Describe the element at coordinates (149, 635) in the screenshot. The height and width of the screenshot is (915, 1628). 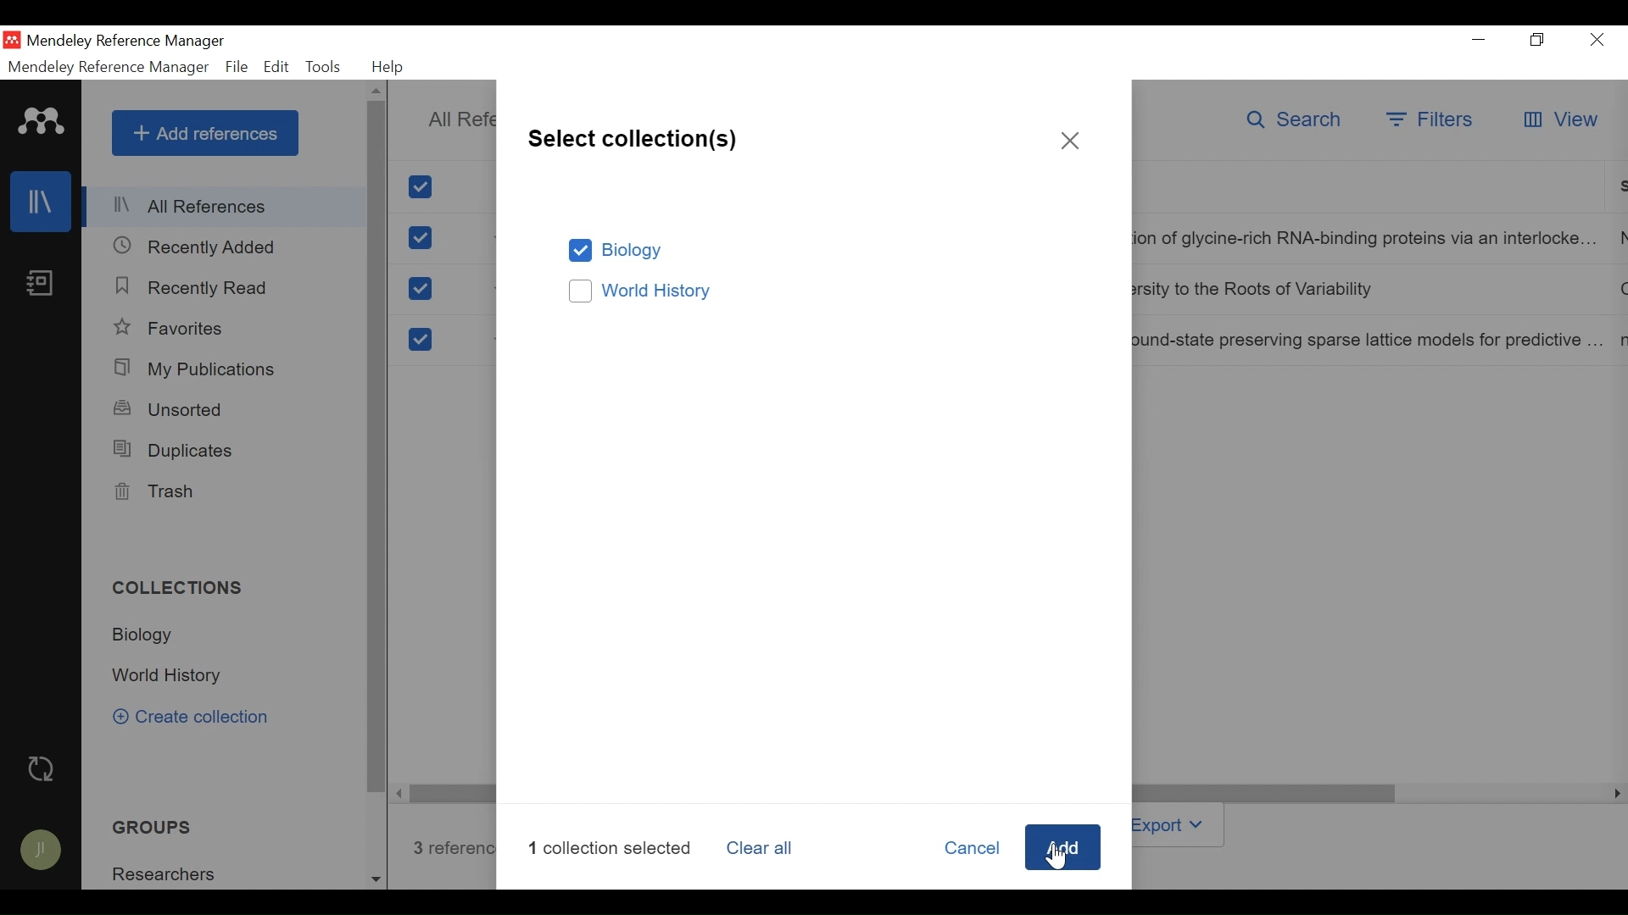
I see `Collection` at that location.